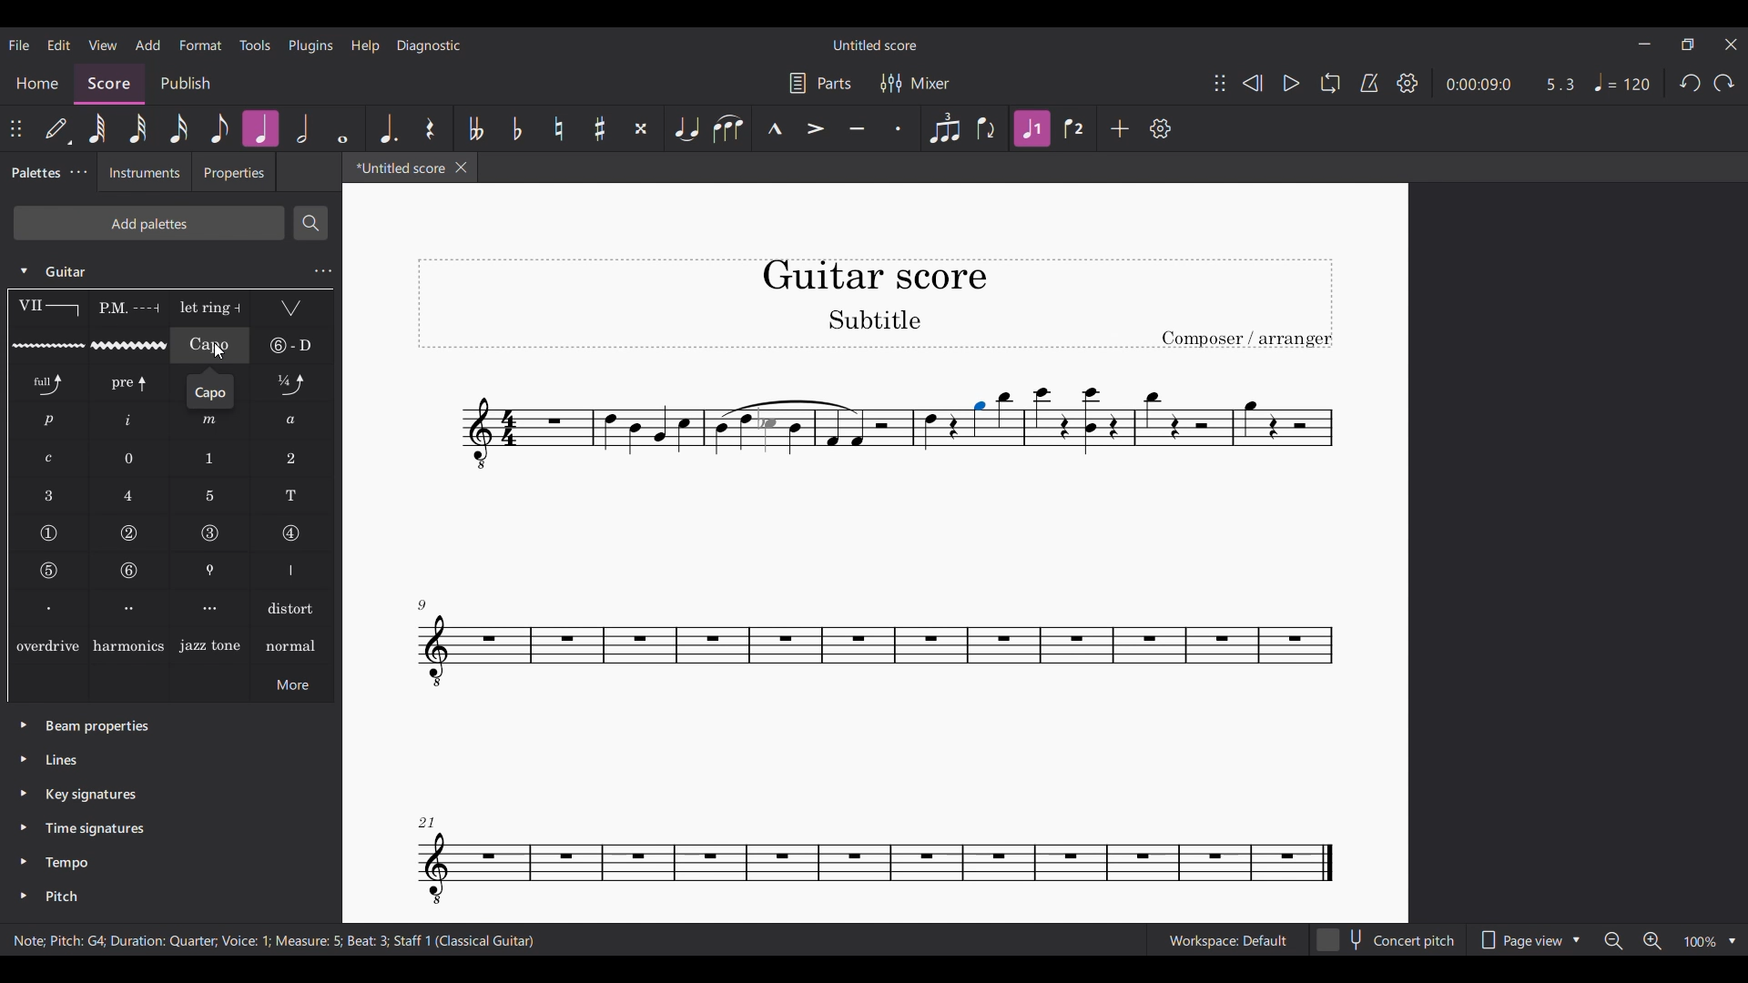  I want to click on File menu, so click(20, 45).